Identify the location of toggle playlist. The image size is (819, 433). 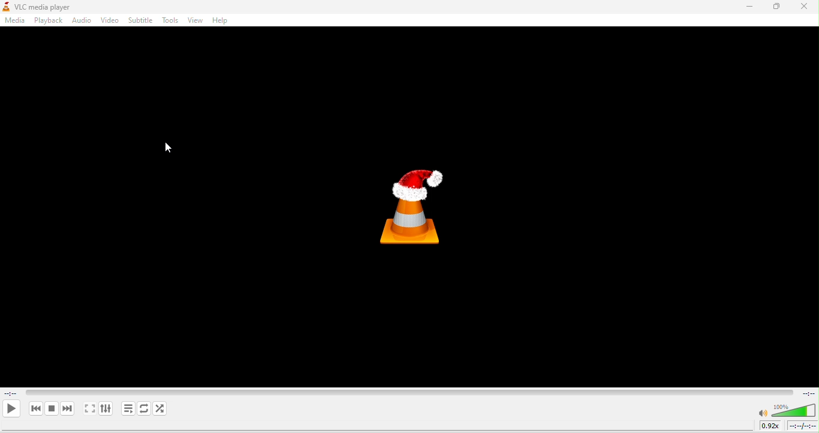
(128, 408).